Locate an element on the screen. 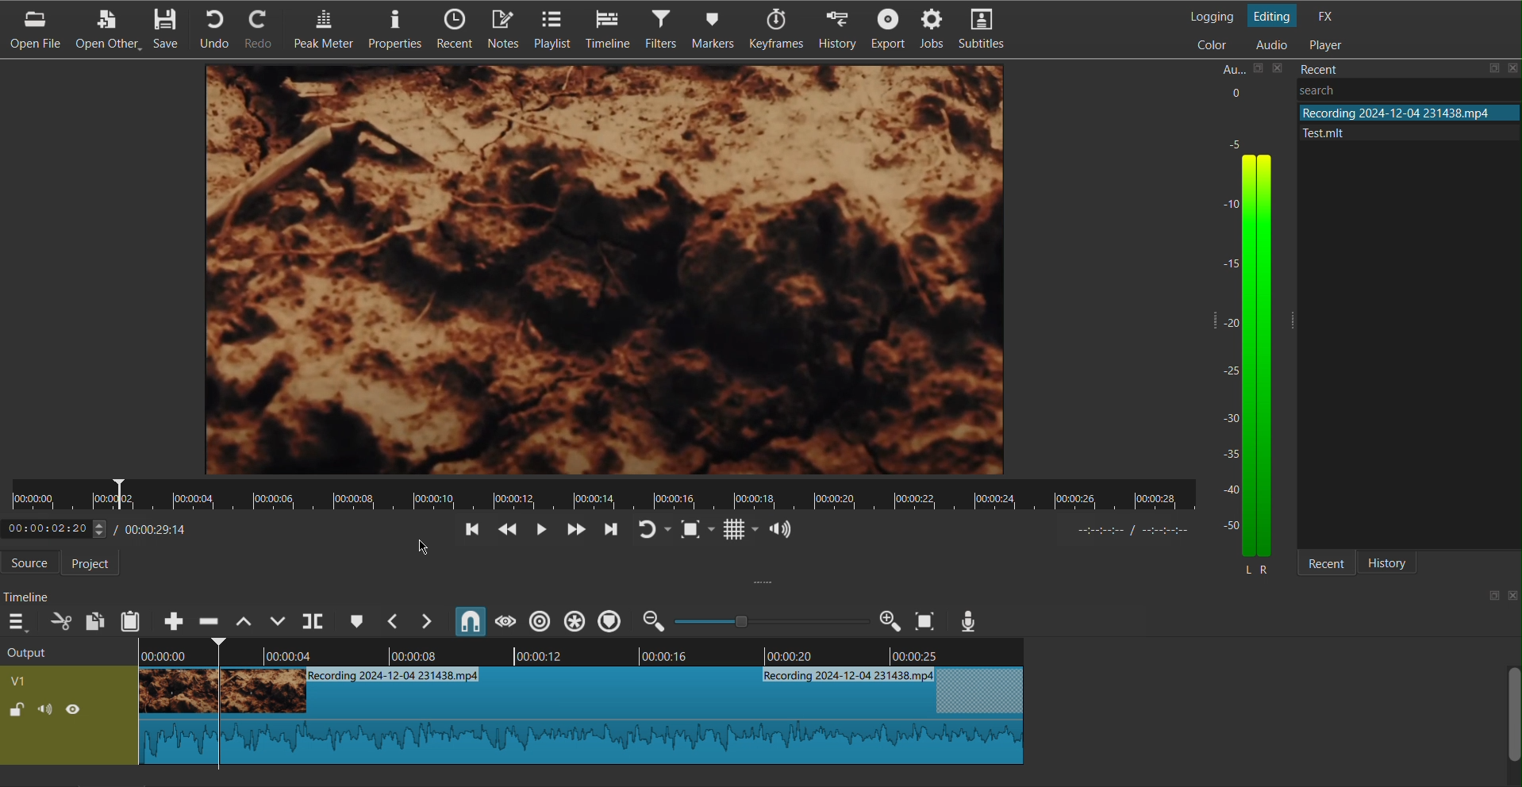  (un)mute is located at coordinates (47, 708).